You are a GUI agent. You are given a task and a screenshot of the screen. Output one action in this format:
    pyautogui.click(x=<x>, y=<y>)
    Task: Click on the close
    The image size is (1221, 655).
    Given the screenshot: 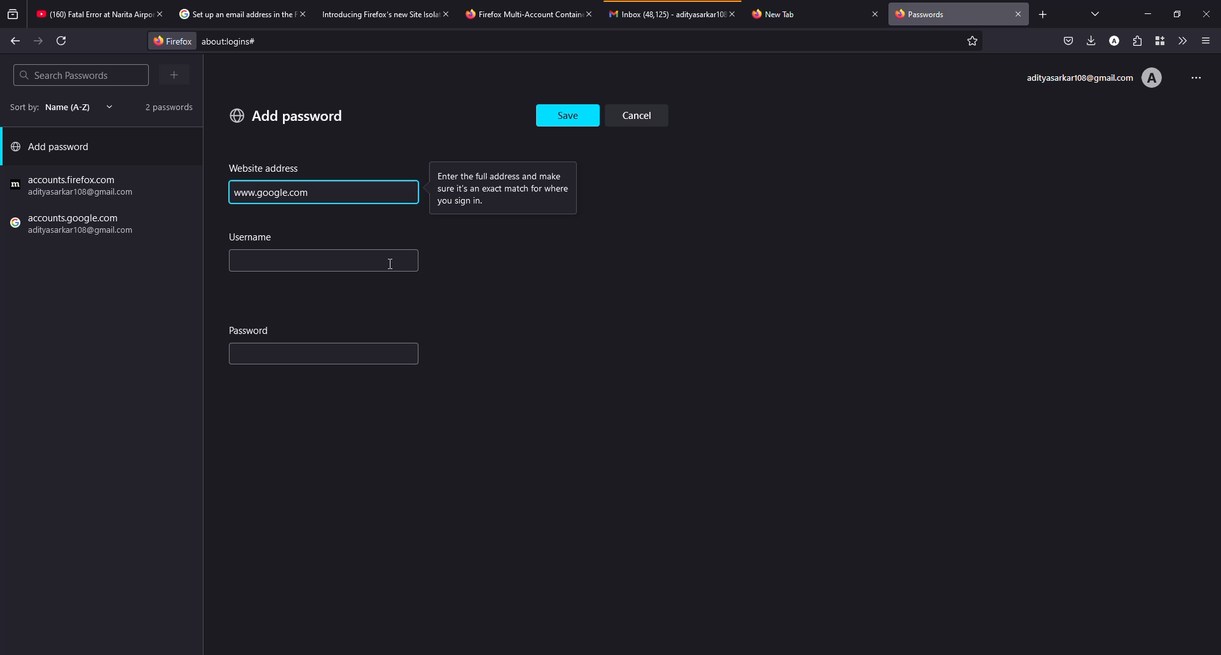 What is the action you would take?
    pyautogui.click(x=1019, y=13)
    